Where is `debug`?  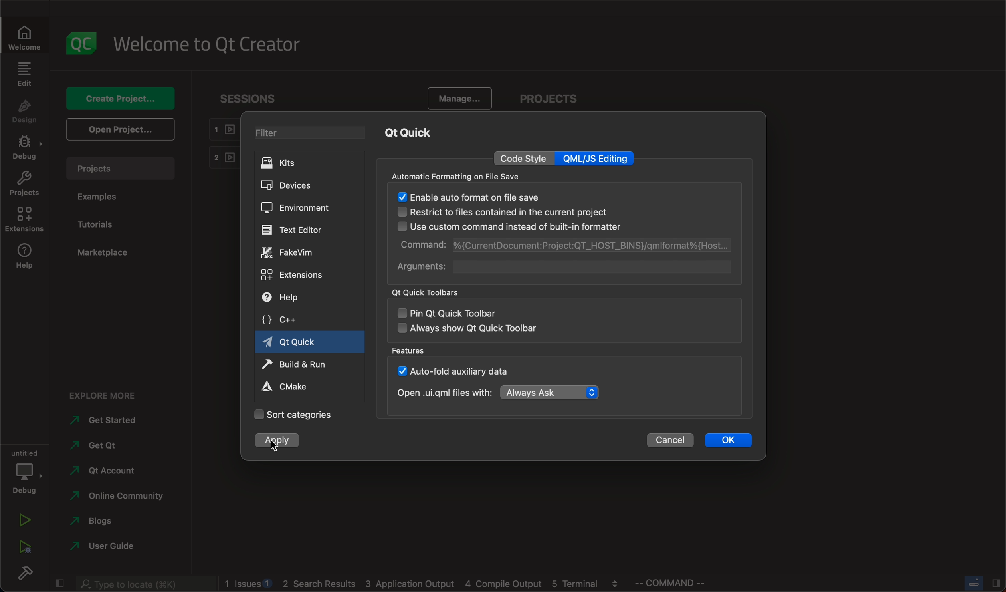
debug is located at coordinates (26, 470).